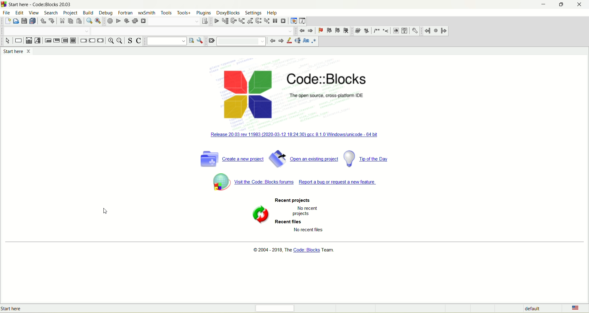 This screenshot has width=589, height=313. Describe the element at coordinates (89, 13) in the screenshot. I see `build` at that location.